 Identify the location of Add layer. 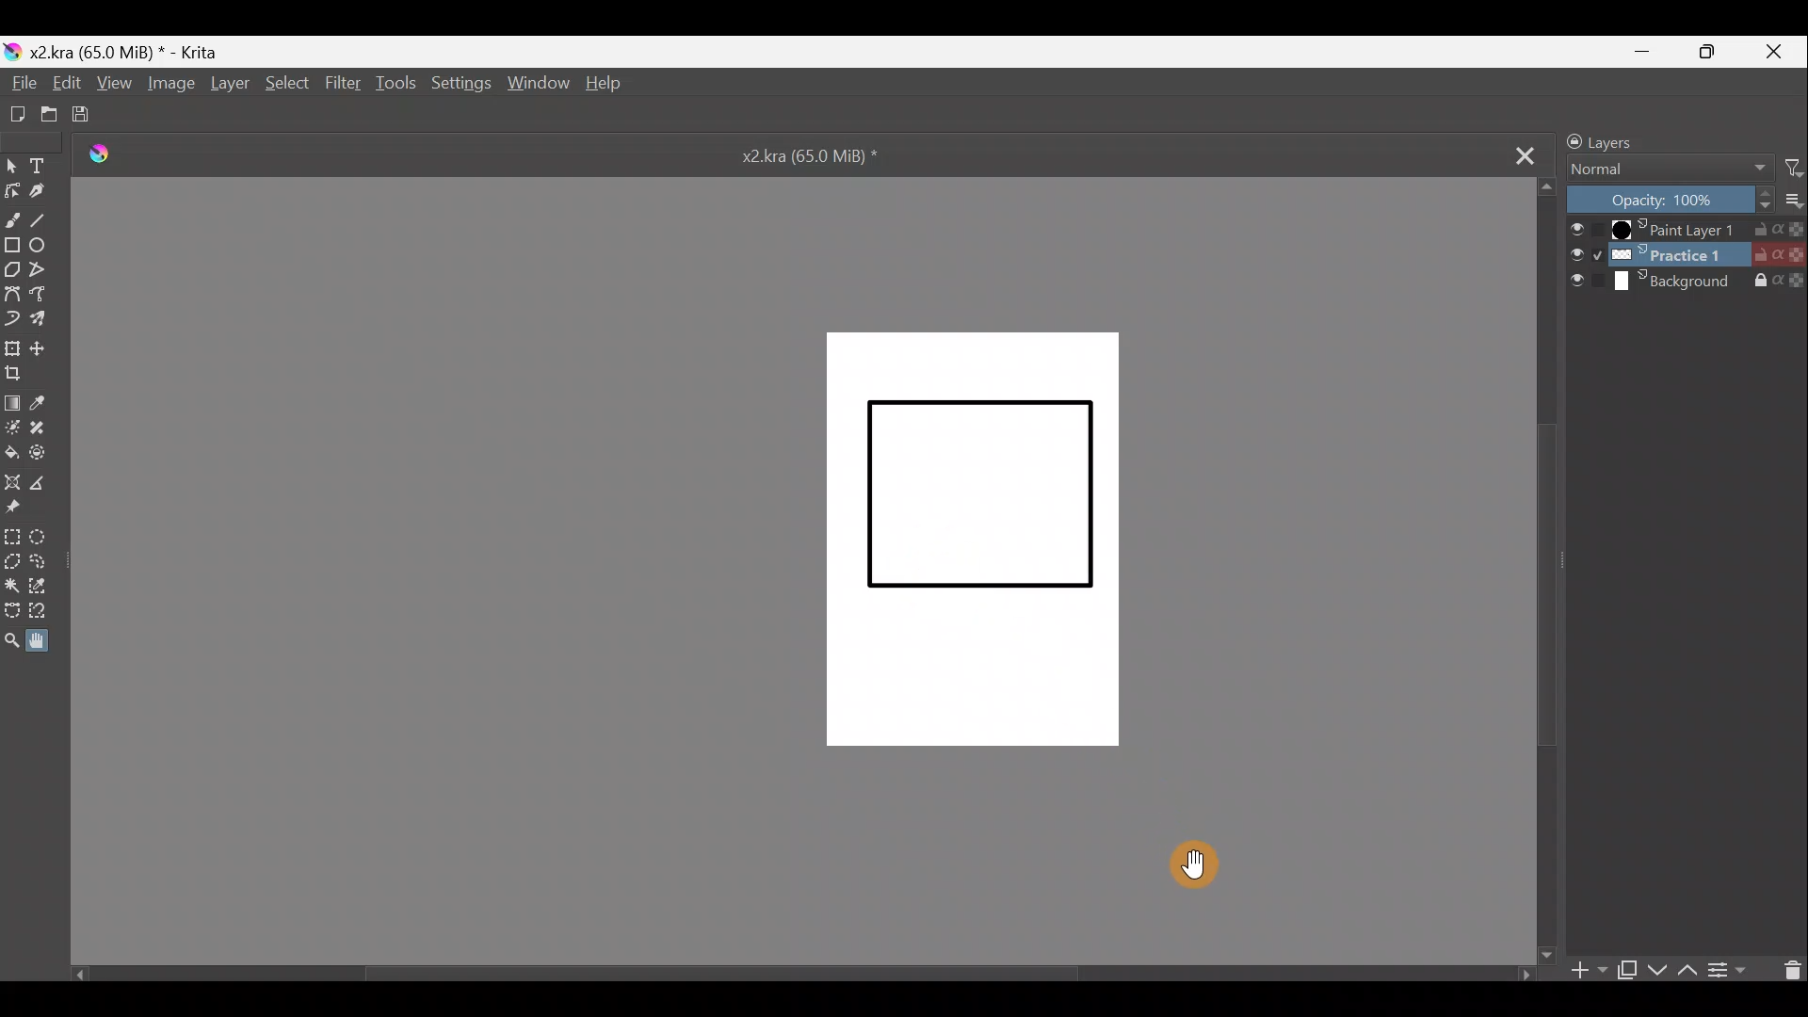
(1581, 970).